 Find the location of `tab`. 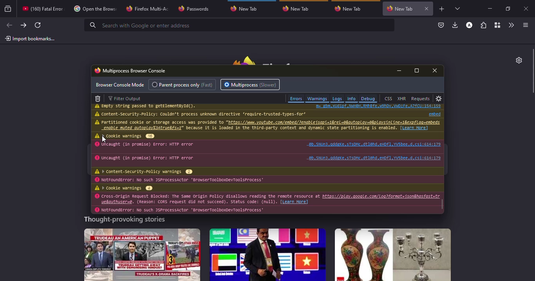

tab is located at coordinates (246, 9).